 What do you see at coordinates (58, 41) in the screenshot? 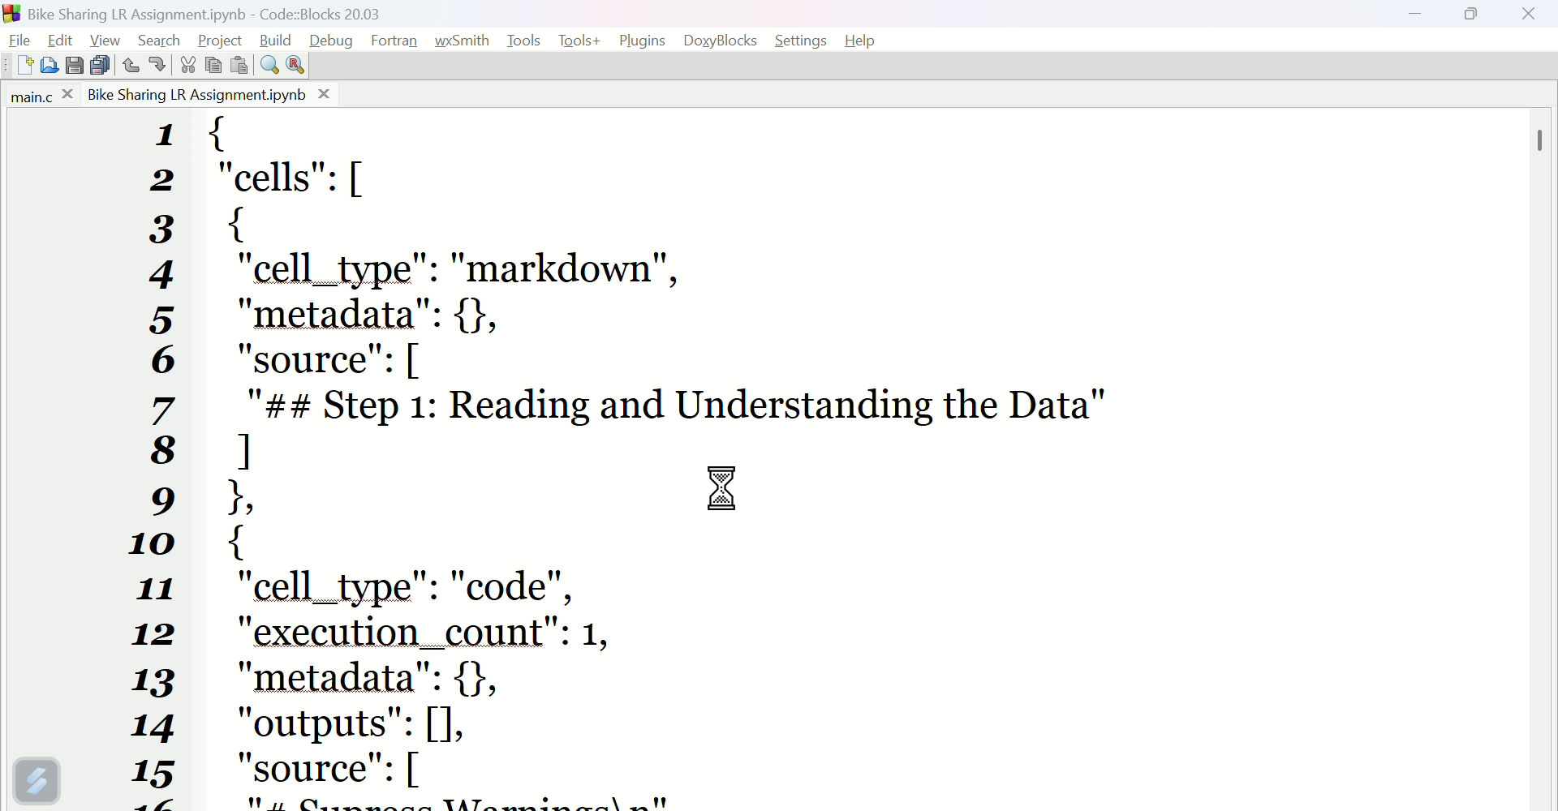
I see `Edit` at bounding box center [58, 41].